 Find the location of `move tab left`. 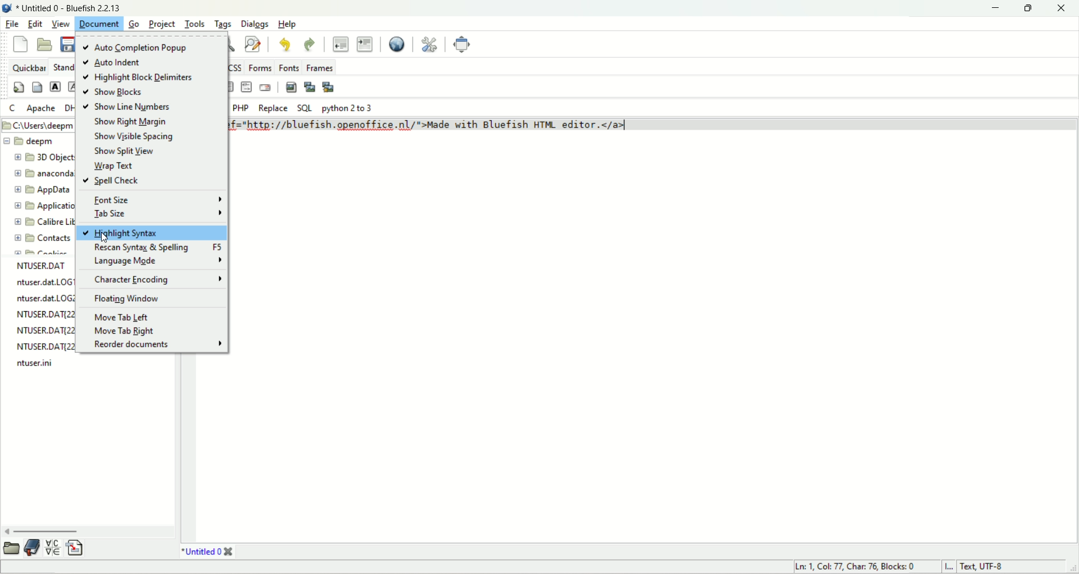

move tab left is located at coordinates (123, 317).